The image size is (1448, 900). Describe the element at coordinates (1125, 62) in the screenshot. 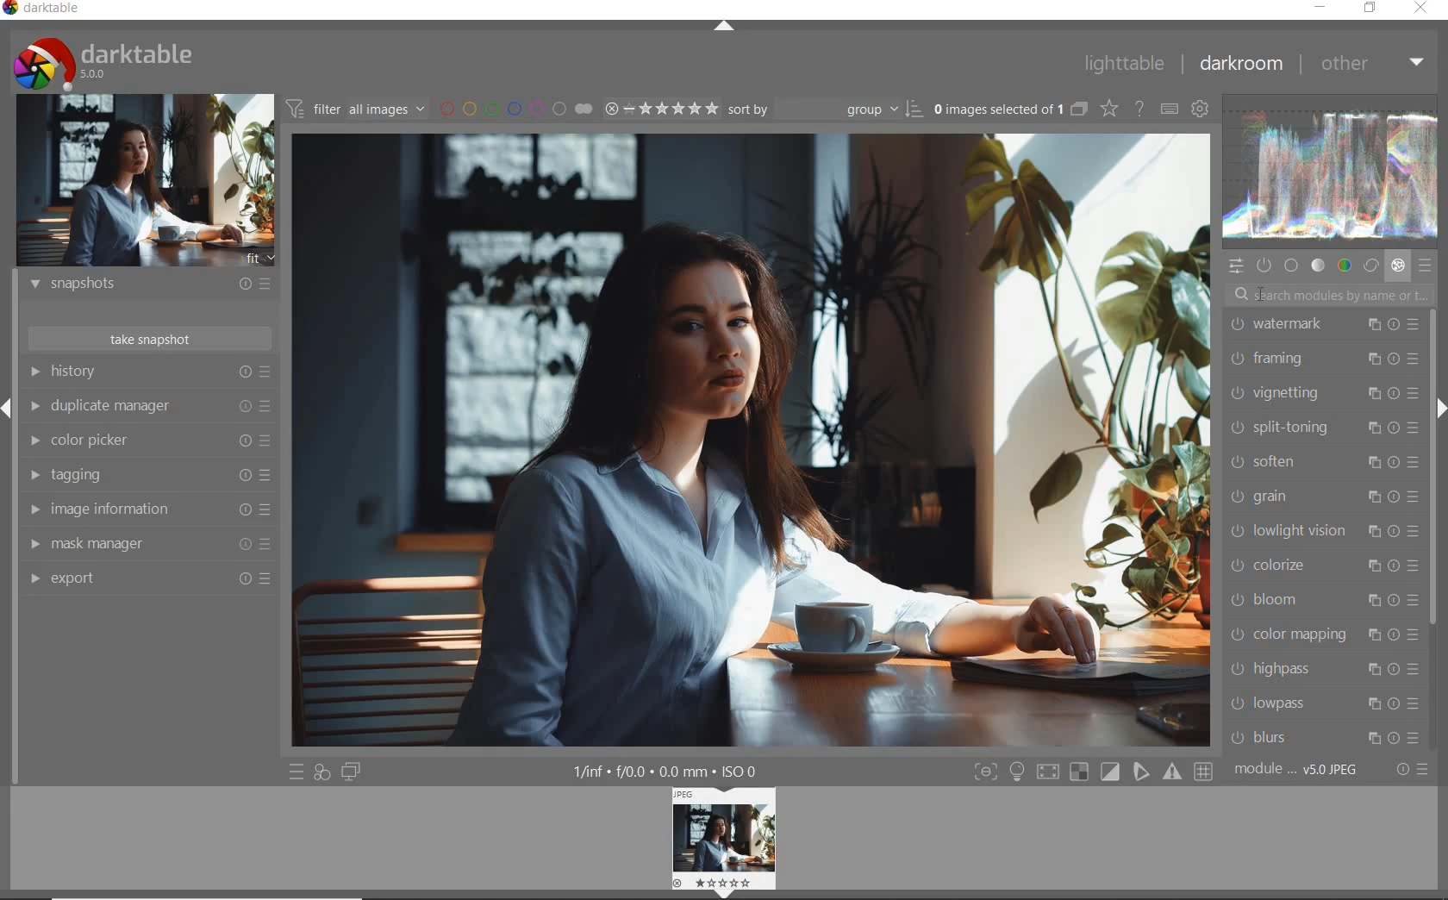

I see `lighttable` at that location.